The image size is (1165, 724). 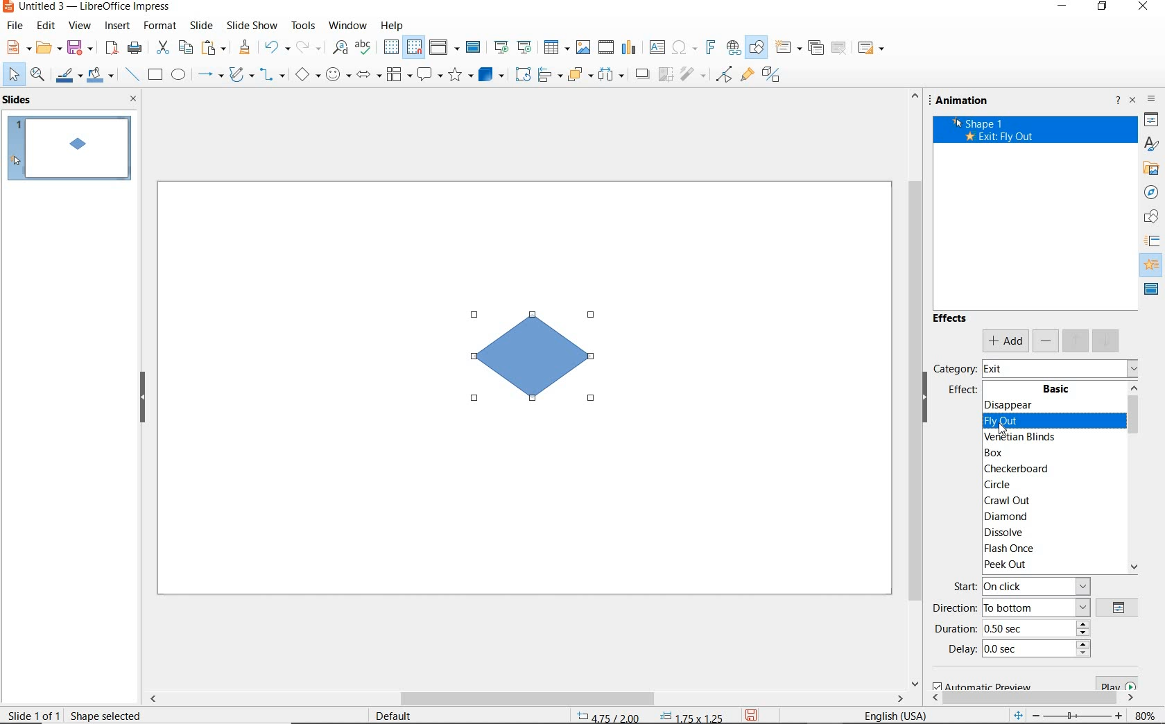 What do you see at coordinates (338, 74) in the screenshot?
I see `symbol shapes` at bounding box center [338, 74].